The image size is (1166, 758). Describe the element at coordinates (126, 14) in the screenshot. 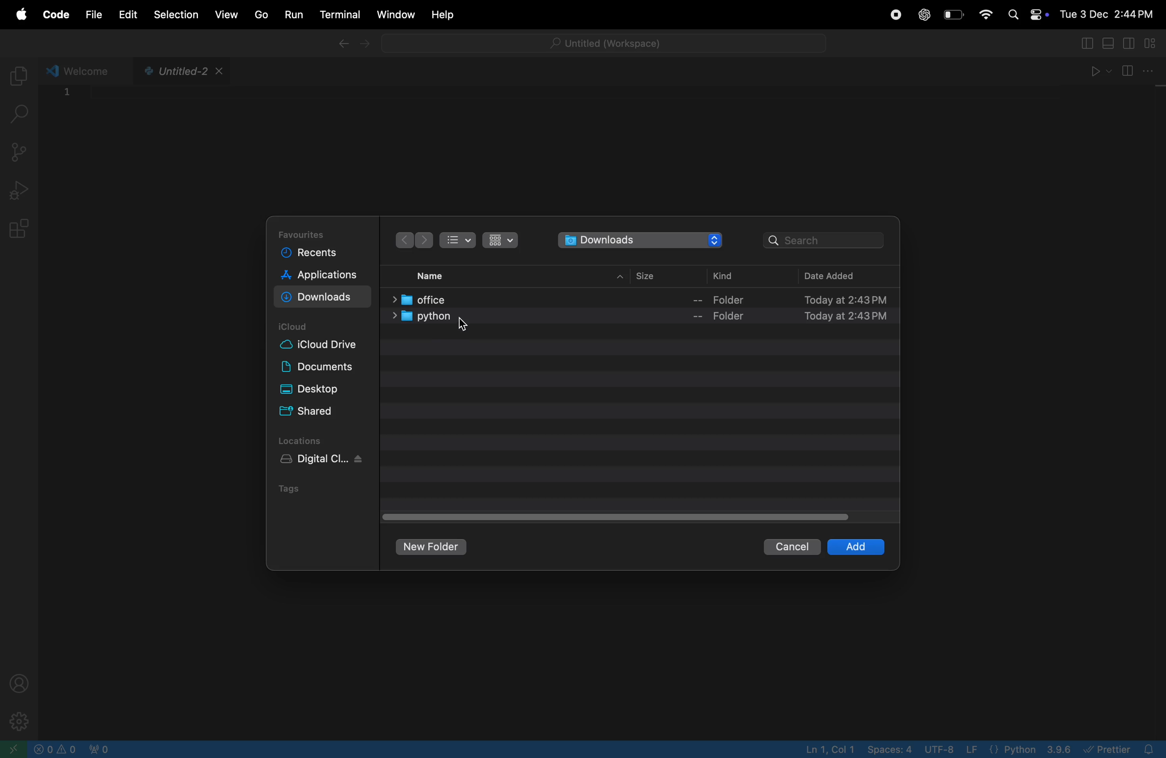

I see `edit` at that location.